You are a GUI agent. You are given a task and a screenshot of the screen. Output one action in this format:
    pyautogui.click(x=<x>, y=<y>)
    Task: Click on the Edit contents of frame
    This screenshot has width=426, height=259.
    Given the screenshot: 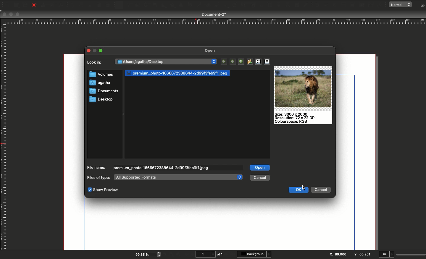 What is the action you would take?
    pyautogui.click(x=246, y=6)
    